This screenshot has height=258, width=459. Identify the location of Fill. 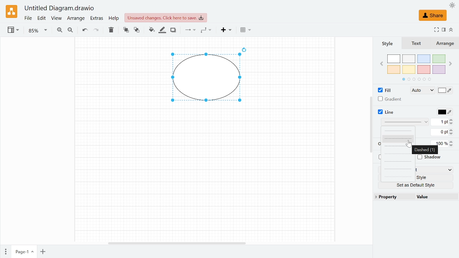
(384, 90).